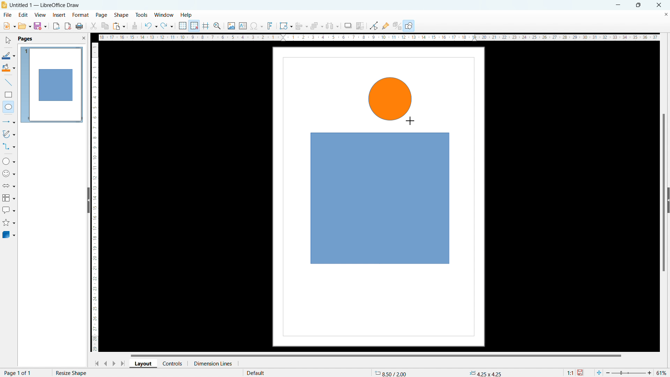  I want to click on lines and arrows, so click(9, 123).